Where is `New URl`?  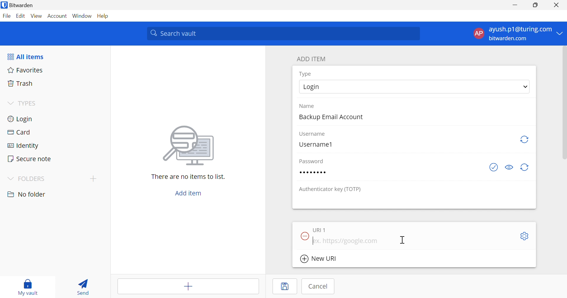 New URl is located at coordinates (318, 259).